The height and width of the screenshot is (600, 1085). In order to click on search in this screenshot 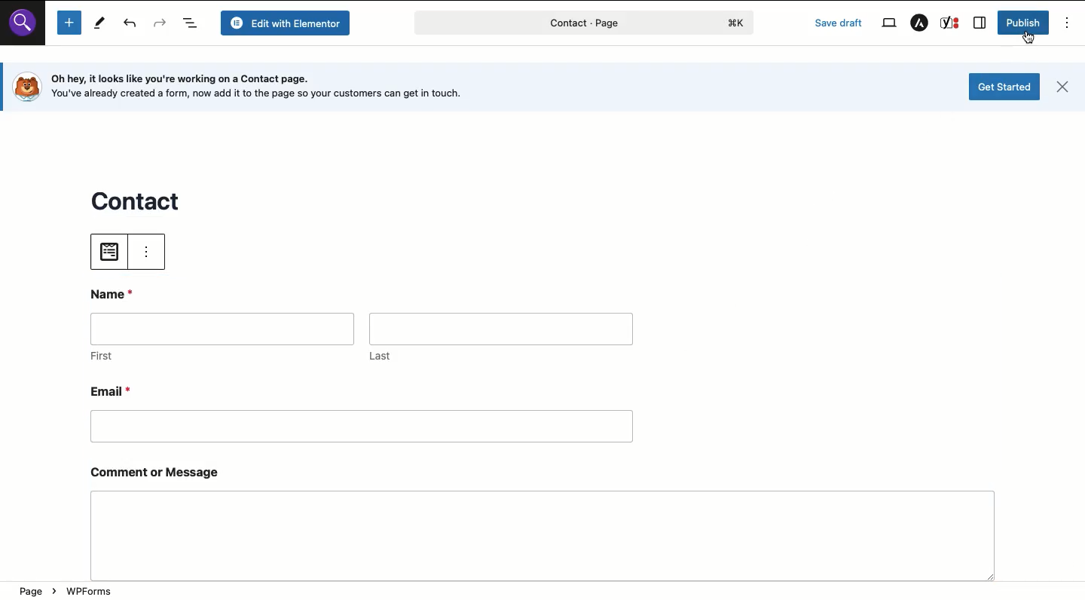, I will do `click(27, 29)`.